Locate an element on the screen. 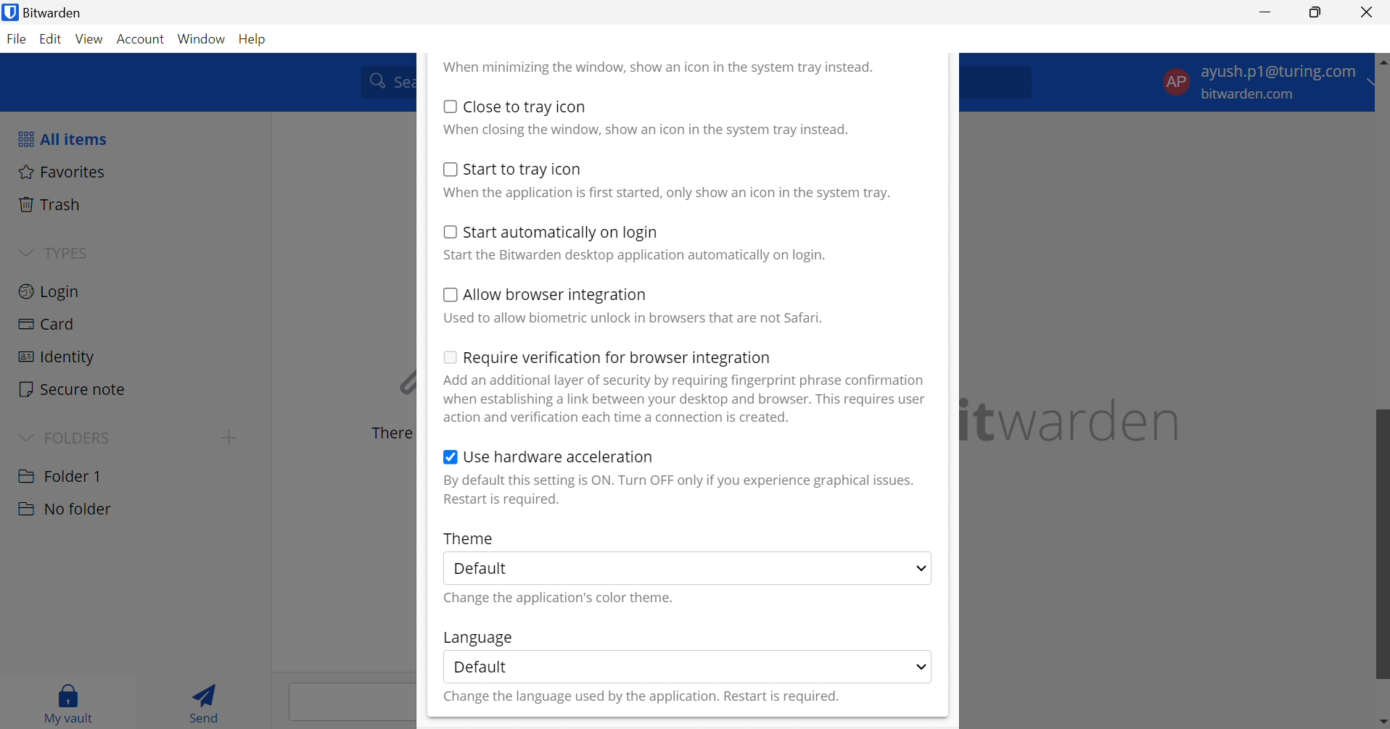 The image size is (1390, 729). Login is located at coordinates (50, 290).